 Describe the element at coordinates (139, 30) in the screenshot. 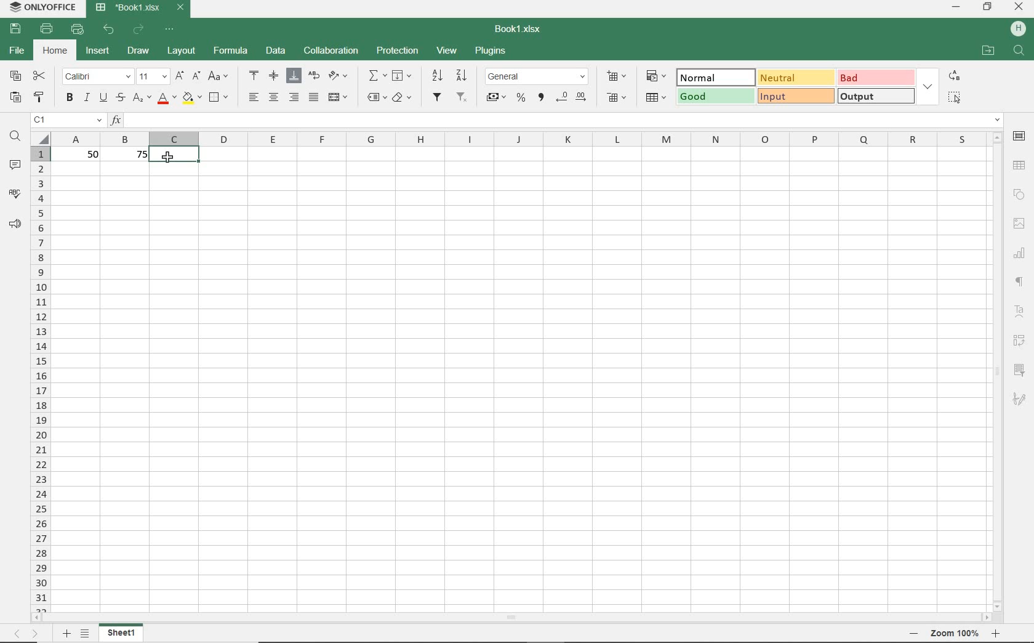

I see `redo` at that location.